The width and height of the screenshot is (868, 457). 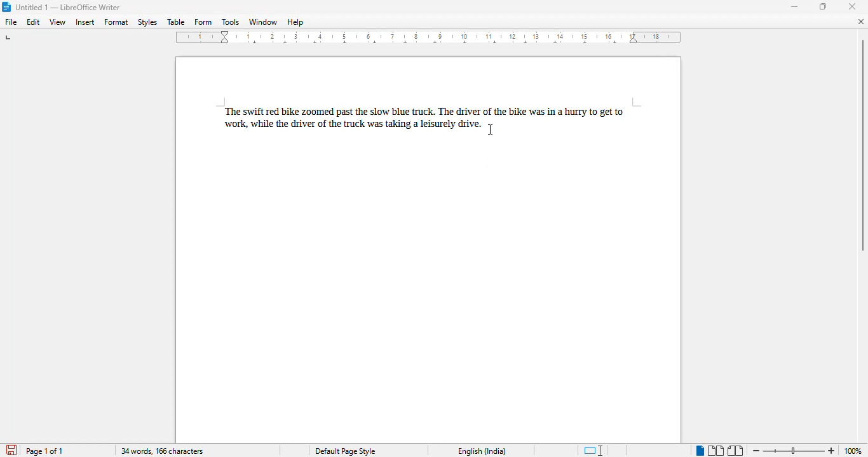 What do you see at coordinates (862, 21) in the screenshot?
I see `close document` at bounding box center [862, 21].